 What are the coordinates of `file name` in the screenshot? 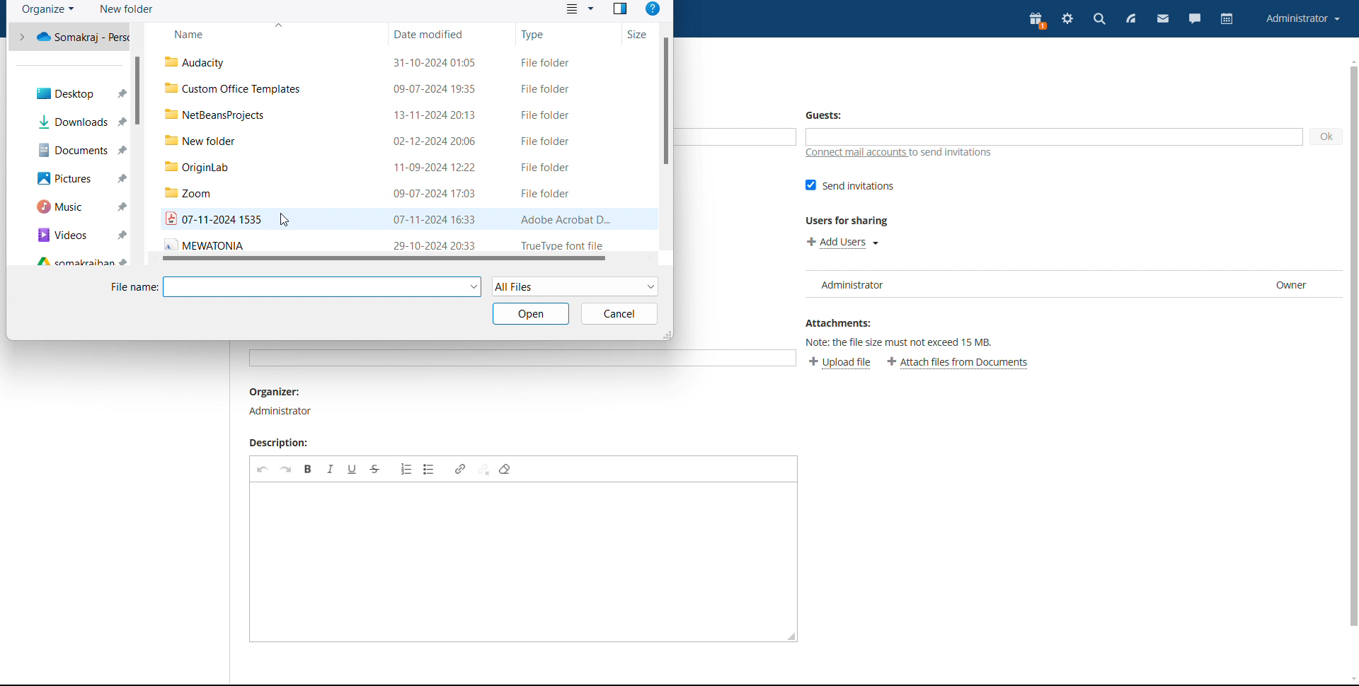 It's located at (134, 286).